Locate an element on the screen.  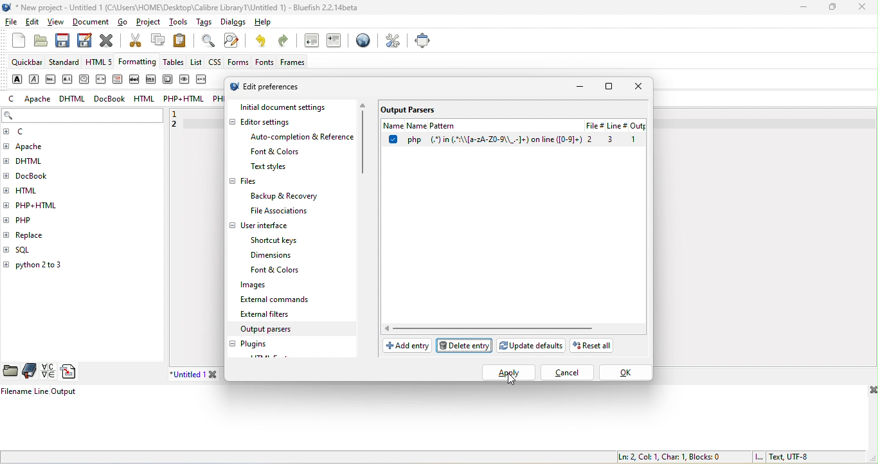
search bar is located at coordinates (82, 116).